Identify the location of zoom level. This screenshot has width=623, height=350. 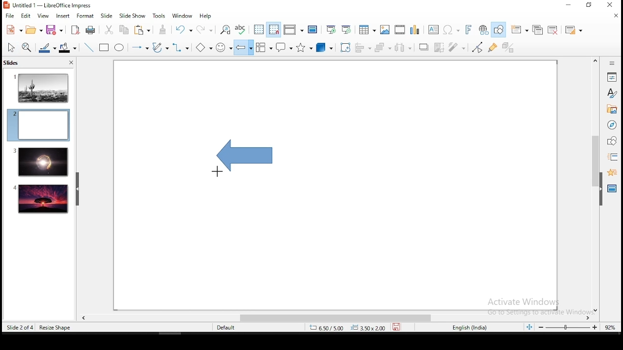
(610, 327).